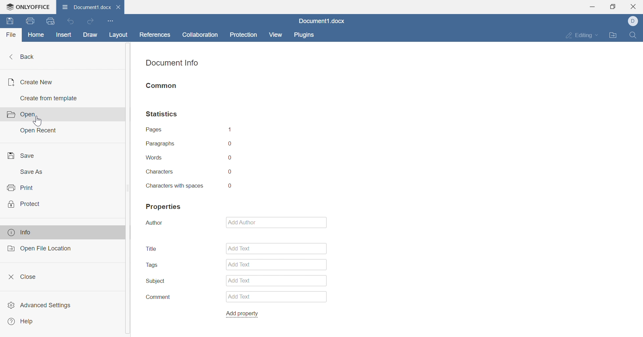  What do you see at coordinates (38, 121) in the screenshot?
I see `cursor on open ` at bounding box center [38, 121].